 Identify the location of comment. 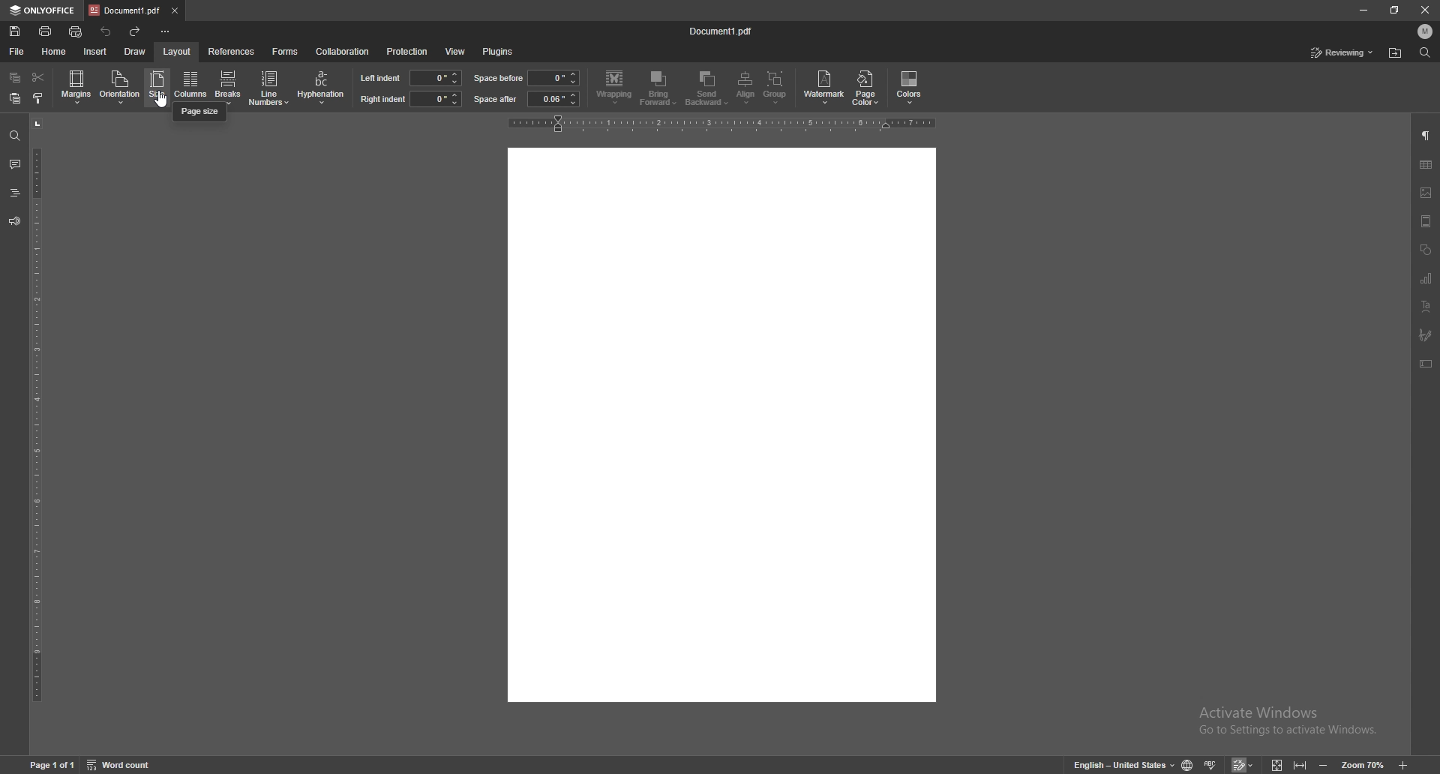
(15, 165).